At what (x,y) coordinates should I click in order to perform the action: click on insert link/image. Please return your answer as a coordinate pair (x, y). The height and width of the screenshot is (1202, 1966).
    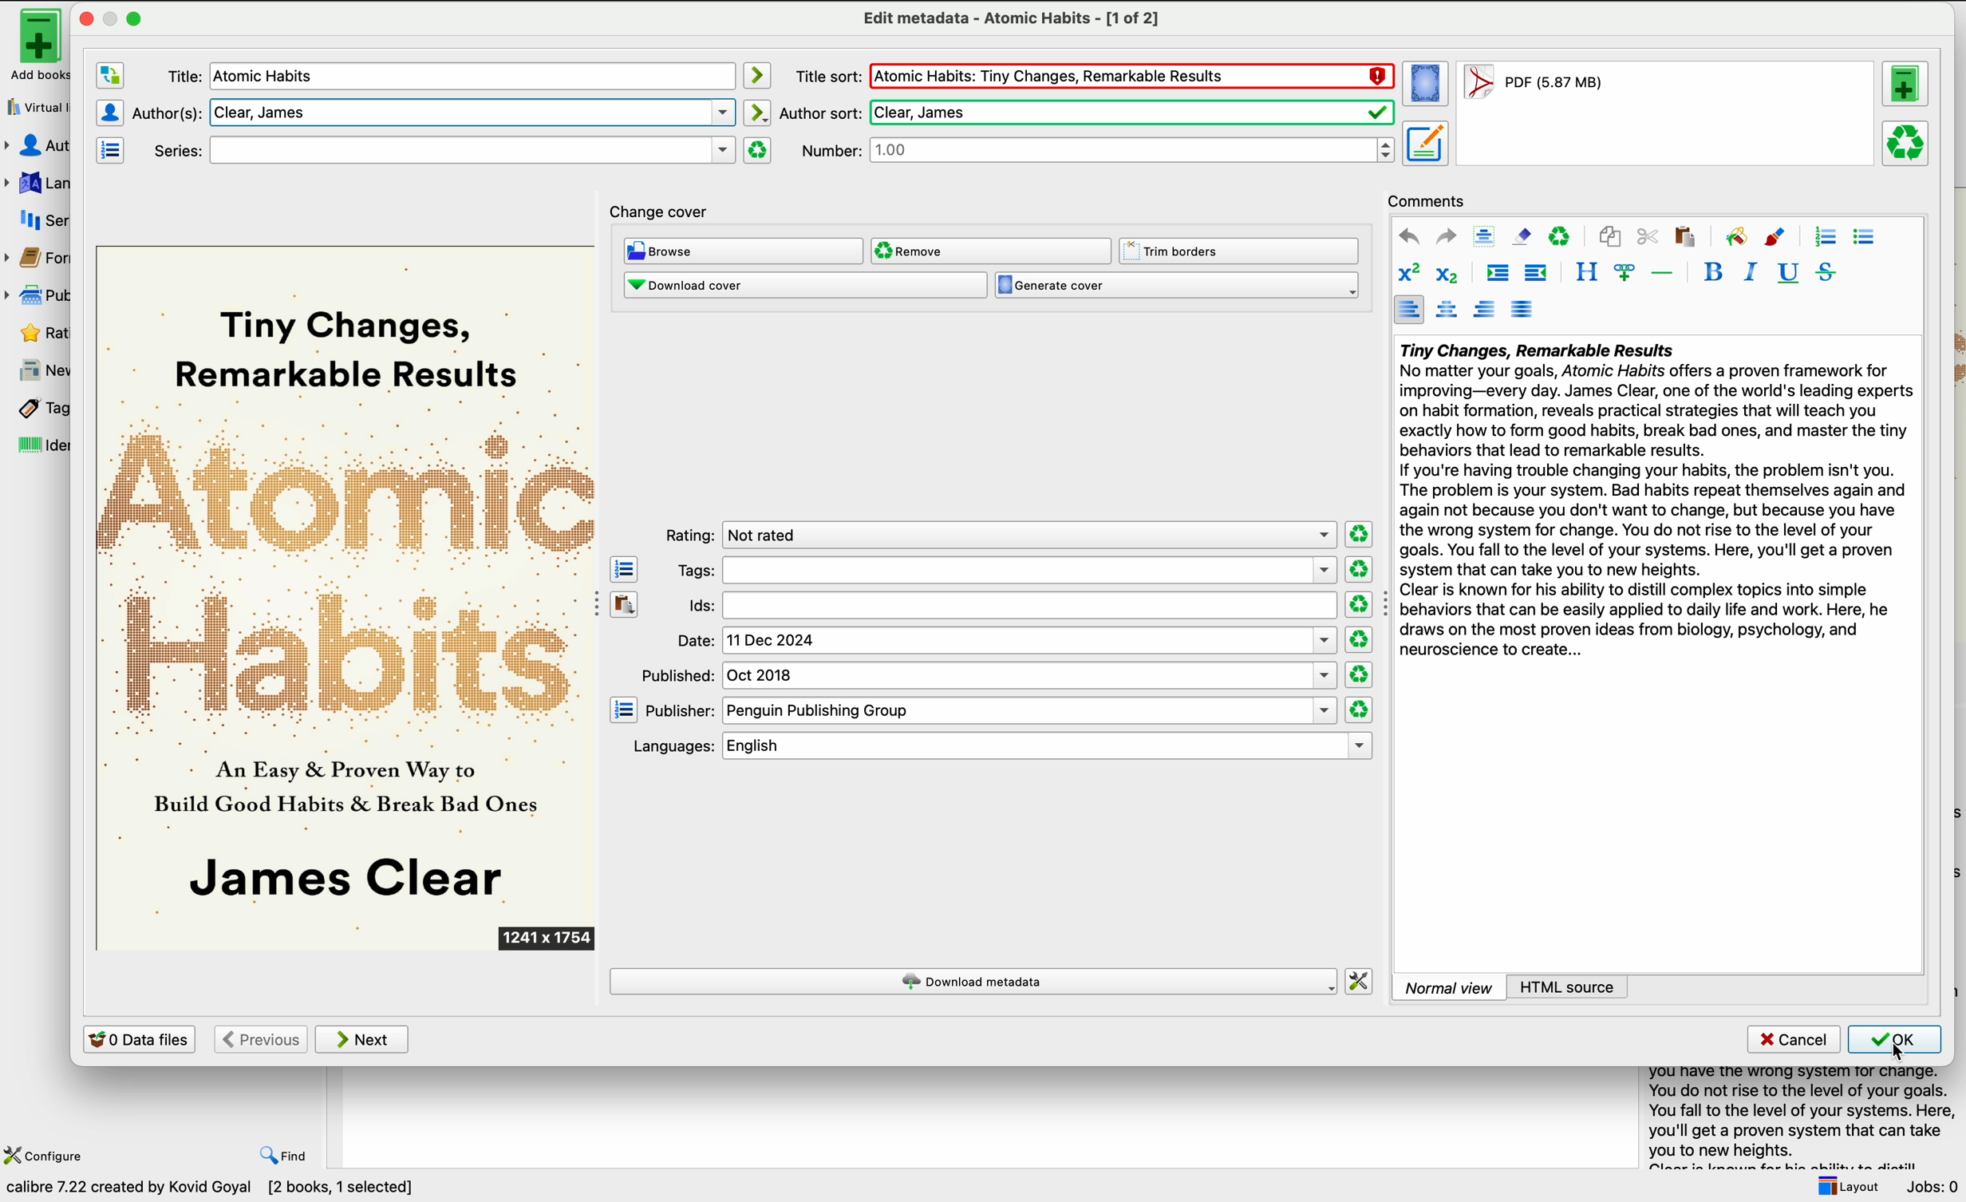
    Looking at the image, I should click on (1624, 274).